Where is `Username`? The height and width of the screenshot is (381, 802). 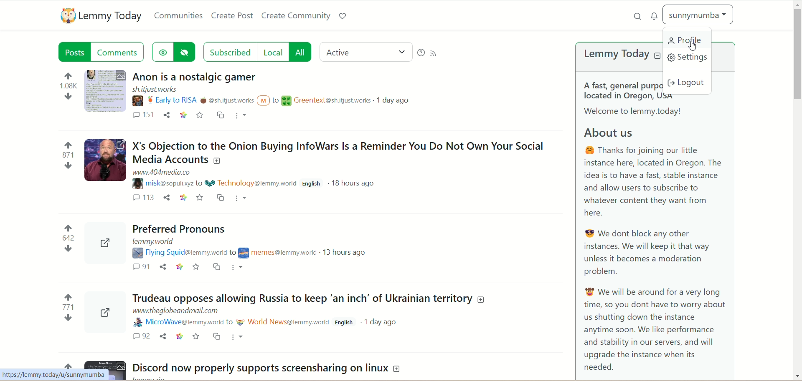 Username is located at coordinates (180, 253).